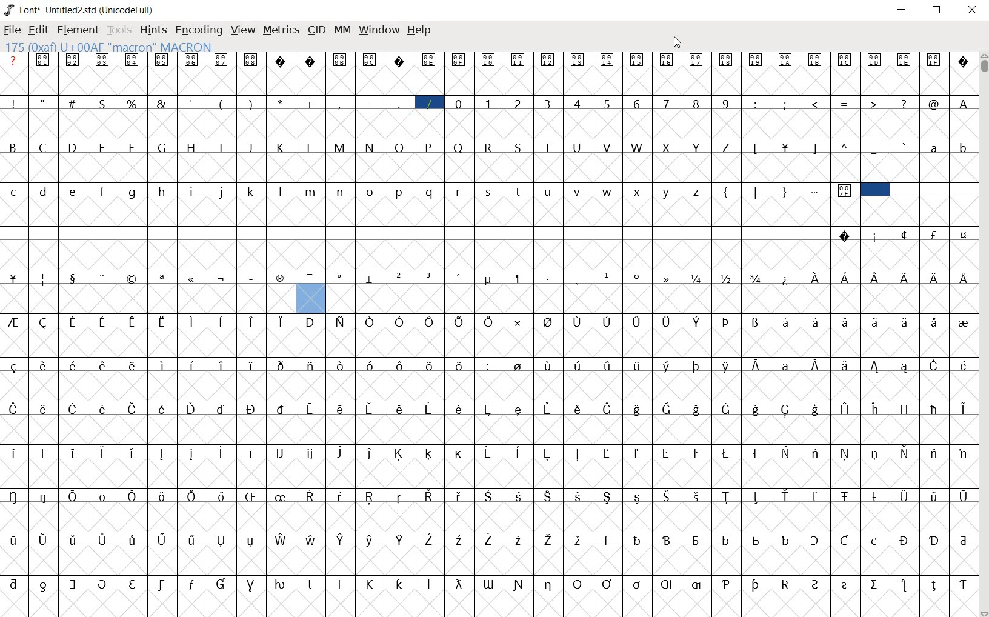 This screenshot has width=989, height=617. I want to click on Symbol, so click(430, 496).